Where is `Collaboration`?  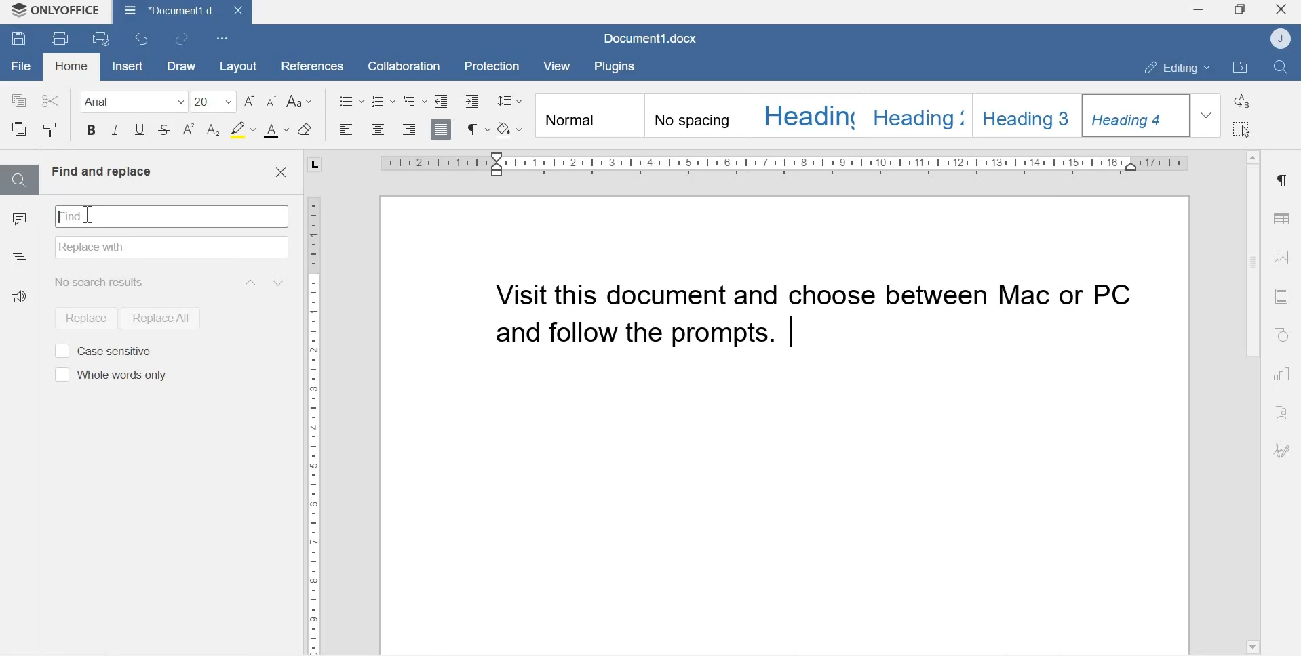 Collaboration is located at coordinates (399, 65).